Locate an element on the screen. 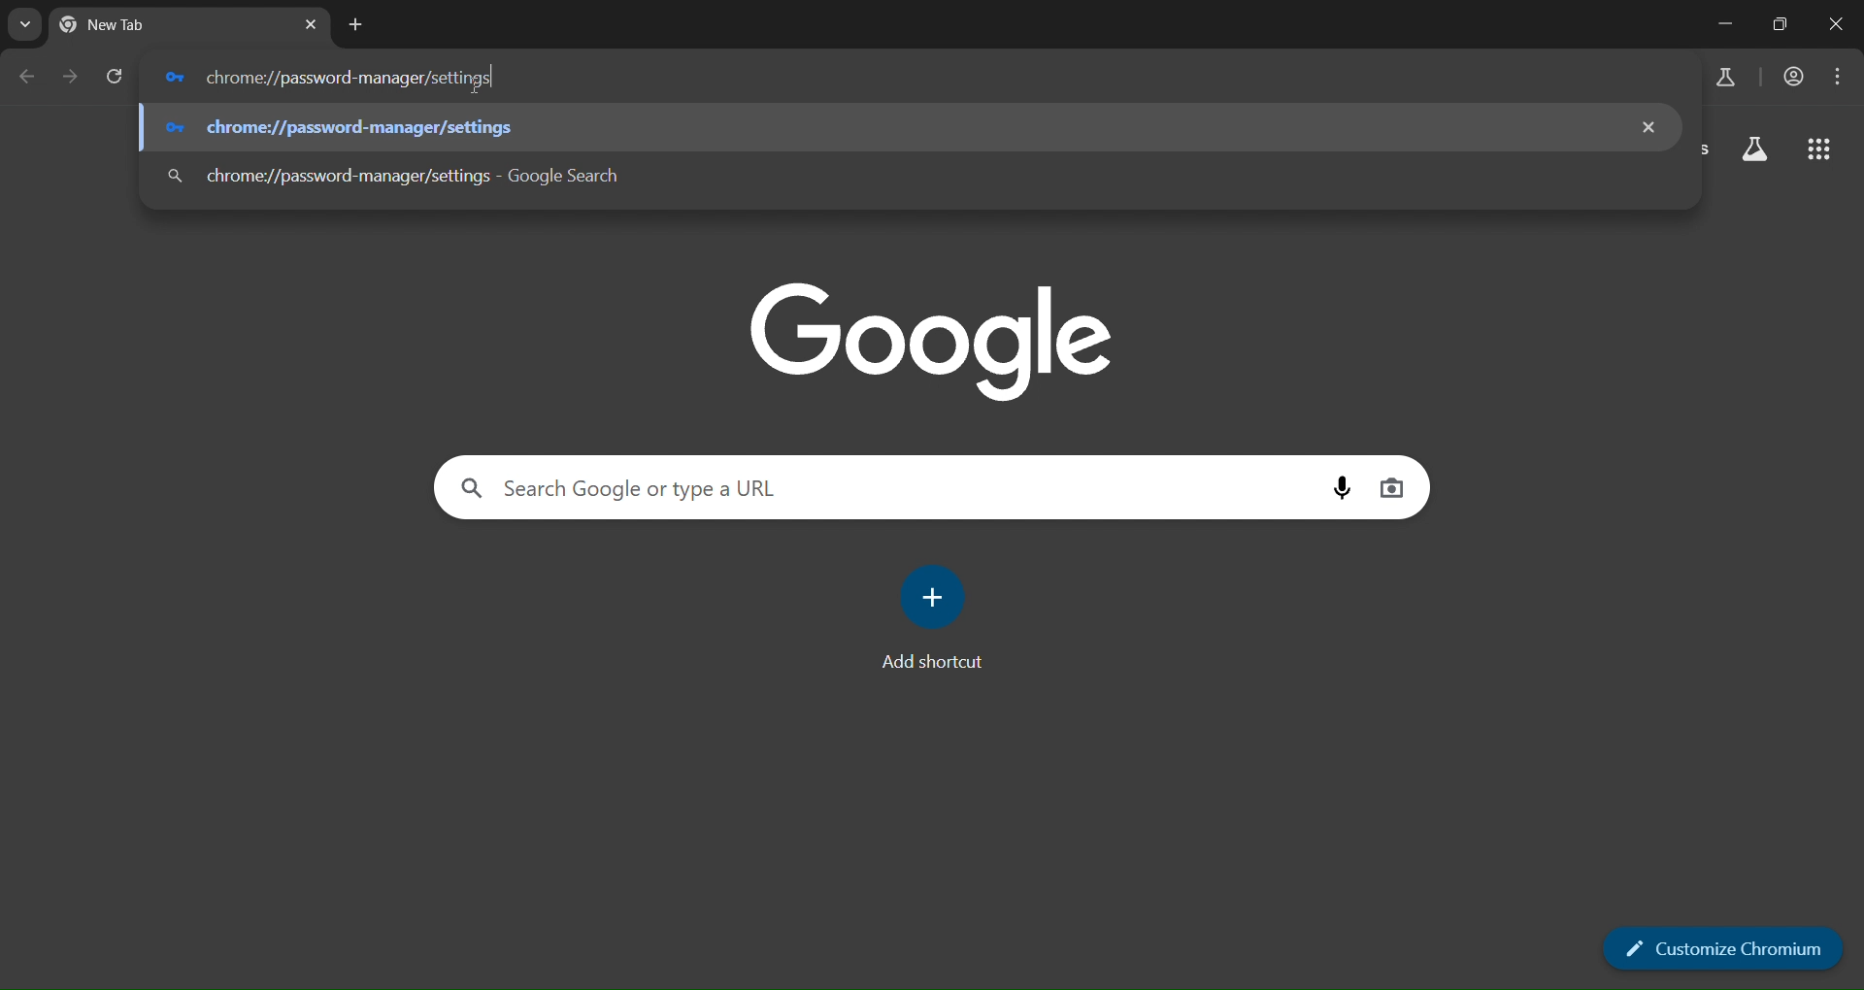  add shortcut is located at coordinates (930, 617).